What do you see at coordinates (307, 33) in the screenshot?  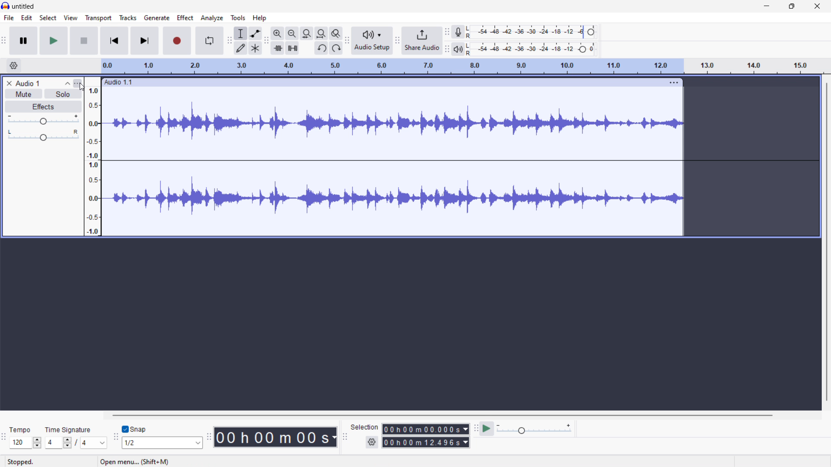 I see `fit selection to width` at bounding box center [307, 33].